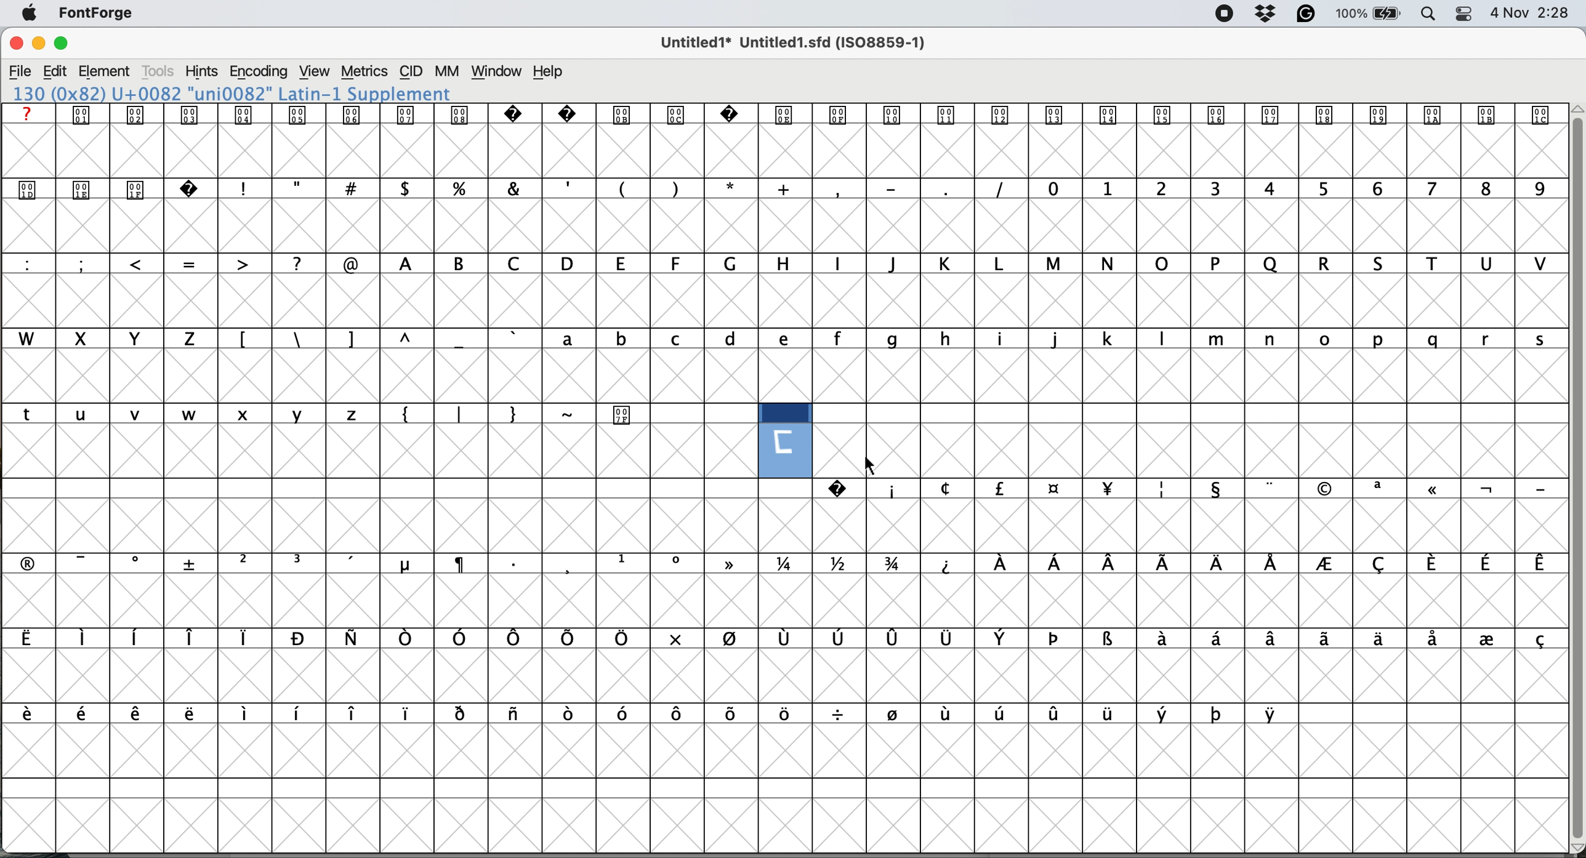 The width and height of the screenshot is (1586, 858). Describe the element at coordinates (30, 14) in the screenshot. I see `system logo` at that location.